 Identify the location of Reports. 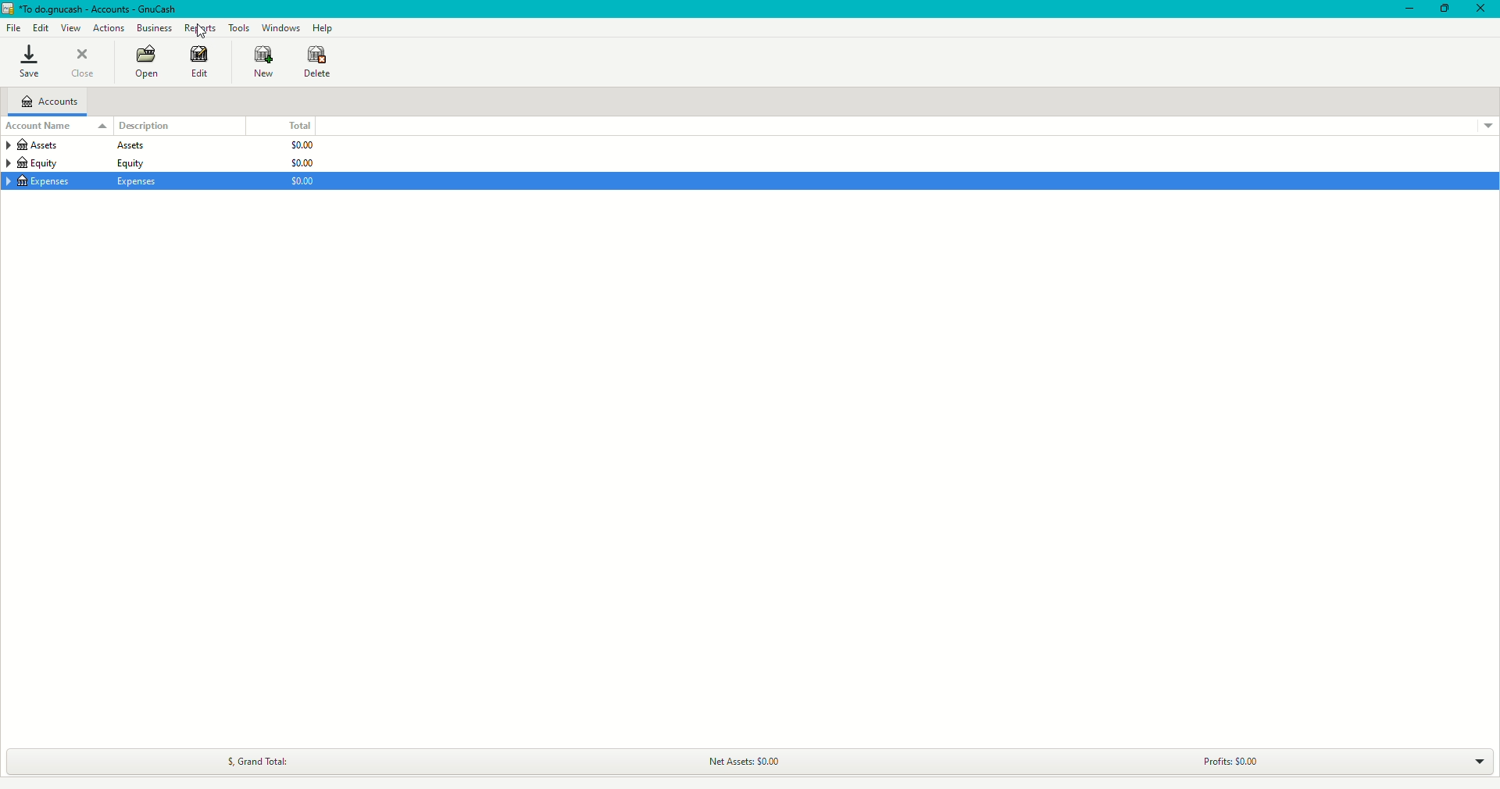
(201, 29).